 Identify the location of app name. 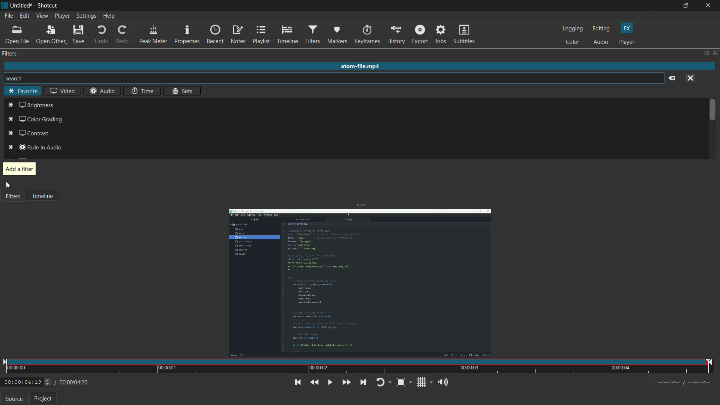
(46, 6).